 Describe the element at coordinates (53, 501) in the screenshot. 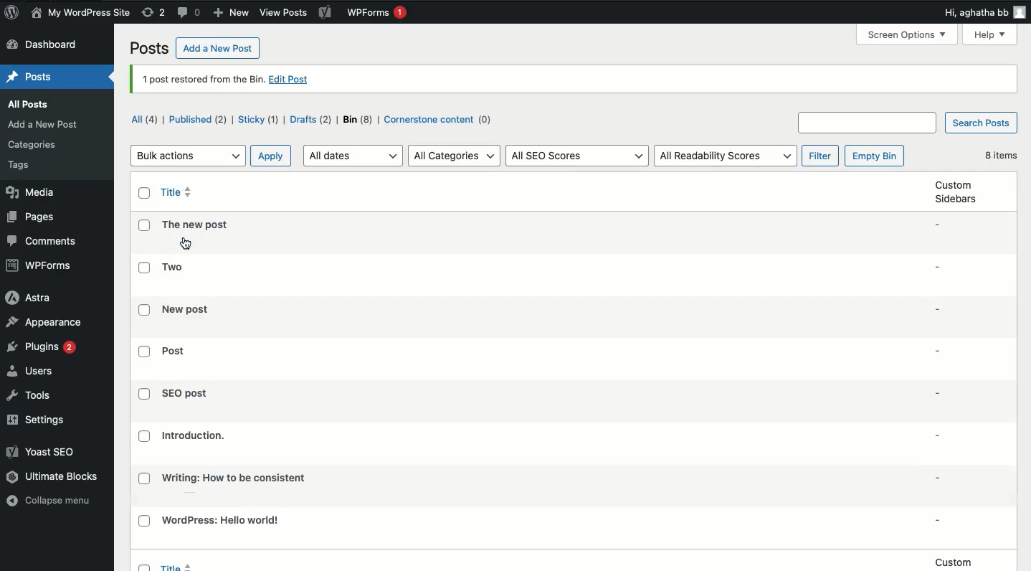

I see `Collapse menu` at that location.